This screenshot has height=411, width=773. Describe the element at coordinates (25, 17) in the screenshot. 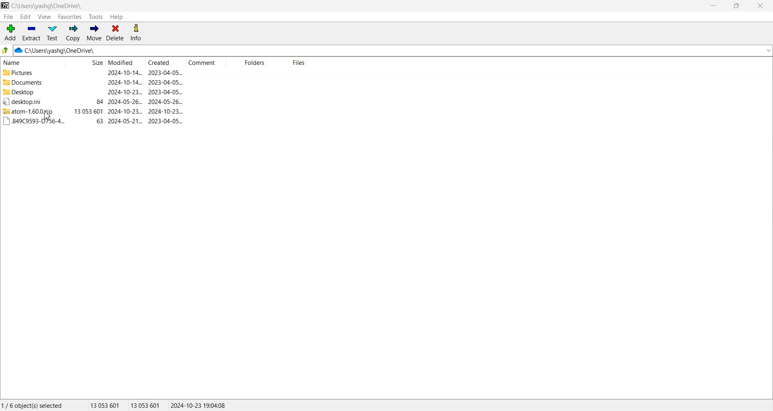

I see `Edit` at that location.